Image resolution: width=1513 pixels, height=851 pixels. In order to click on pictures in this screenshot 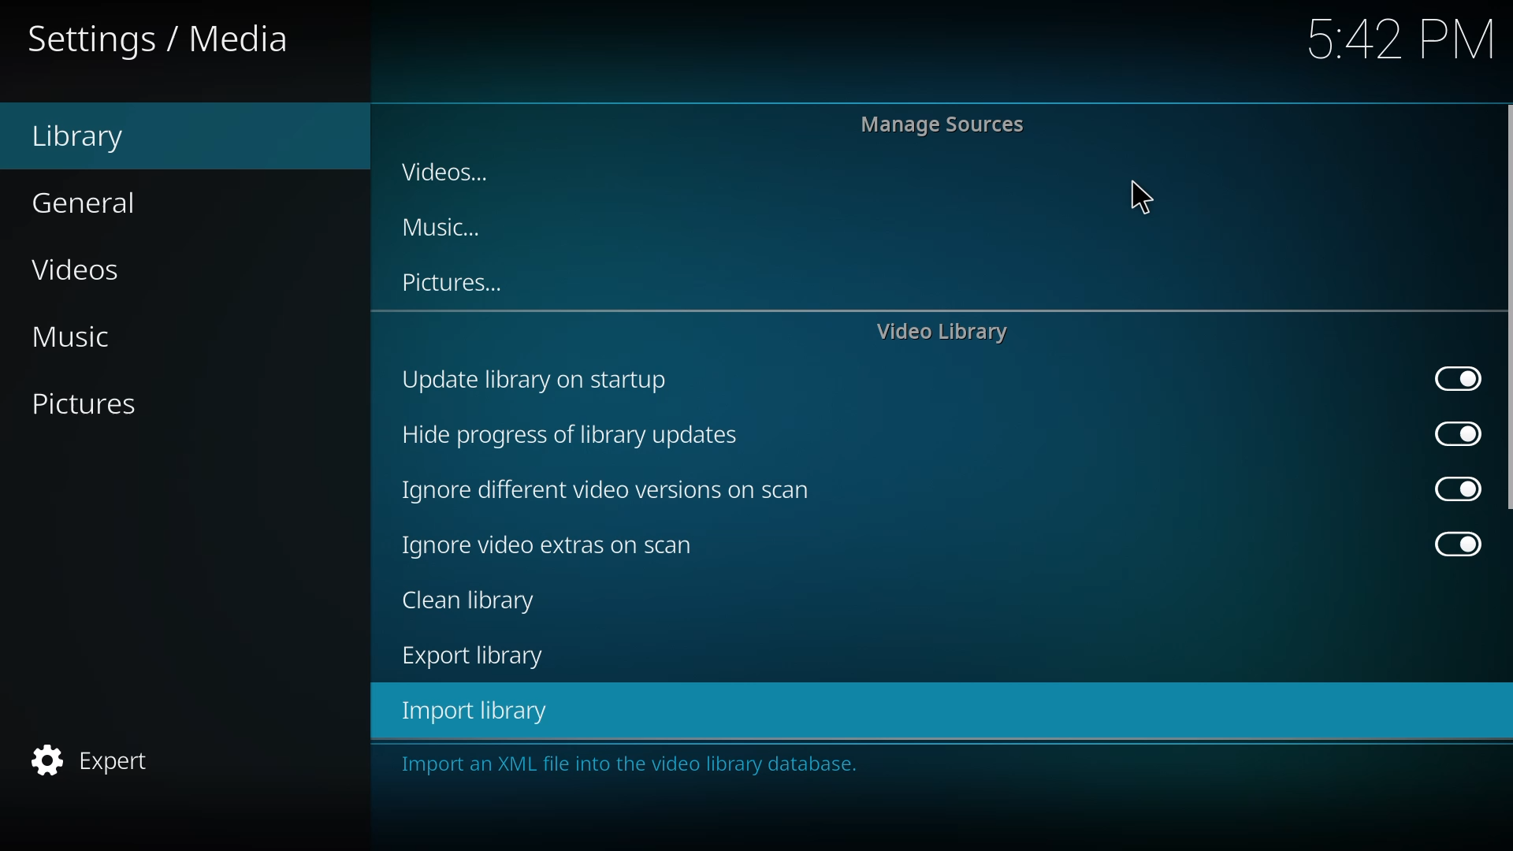, I will do `click(449, 284)`.